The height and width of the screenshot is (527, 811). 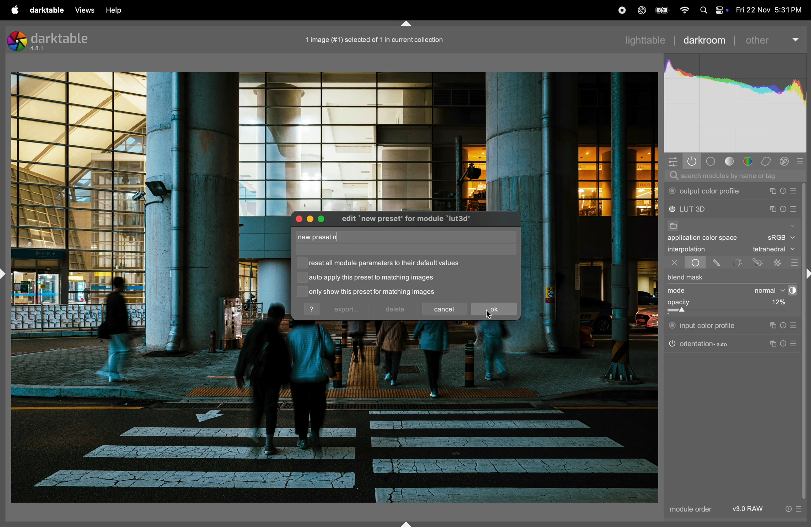 I want to click on reset parameters, so click(x=785, y=191).